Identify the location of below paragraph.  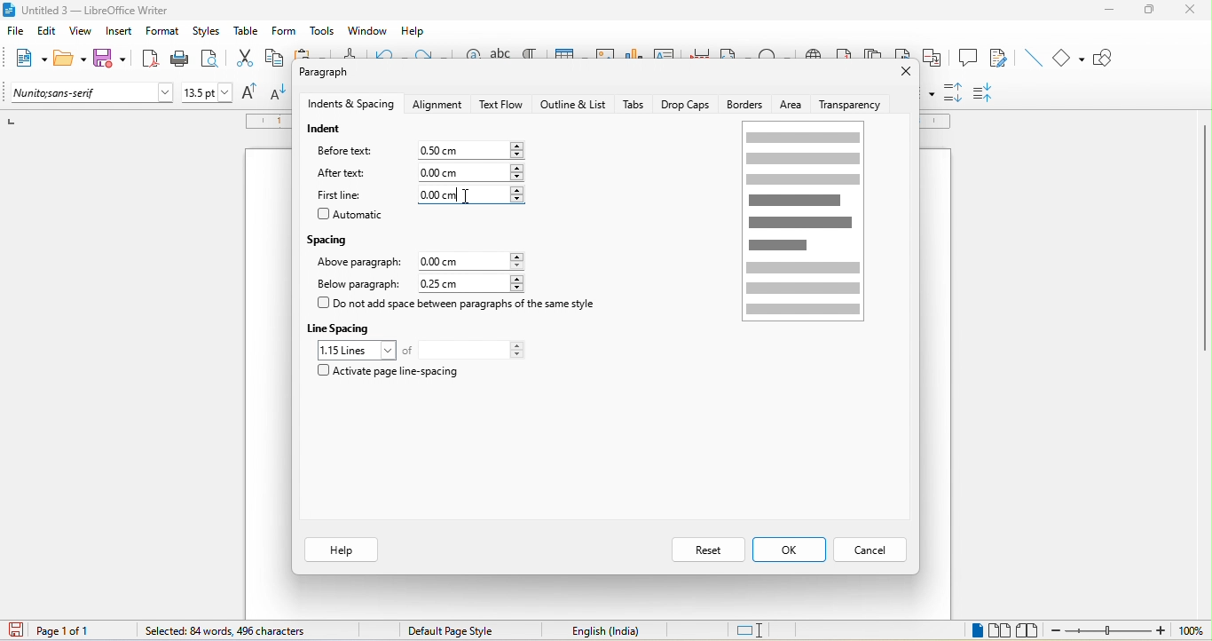
(359, 286).